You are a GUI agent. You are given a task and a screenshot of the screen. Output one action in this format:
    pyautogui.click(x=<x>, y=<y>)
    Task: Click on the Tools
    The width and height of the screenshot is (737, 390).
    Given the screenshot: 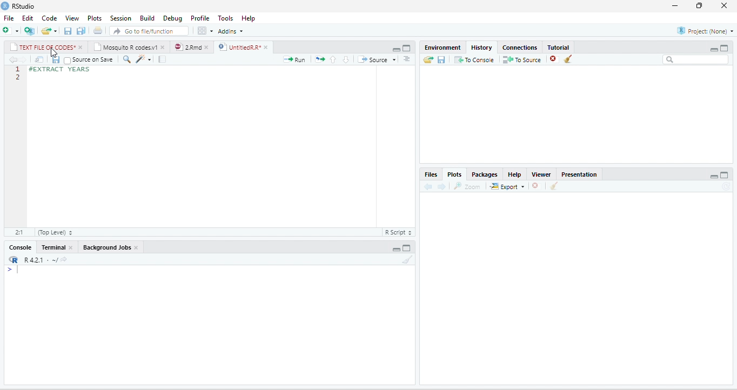 What is the action you would take?
    pyautogui.click(x=226, y=18)
    